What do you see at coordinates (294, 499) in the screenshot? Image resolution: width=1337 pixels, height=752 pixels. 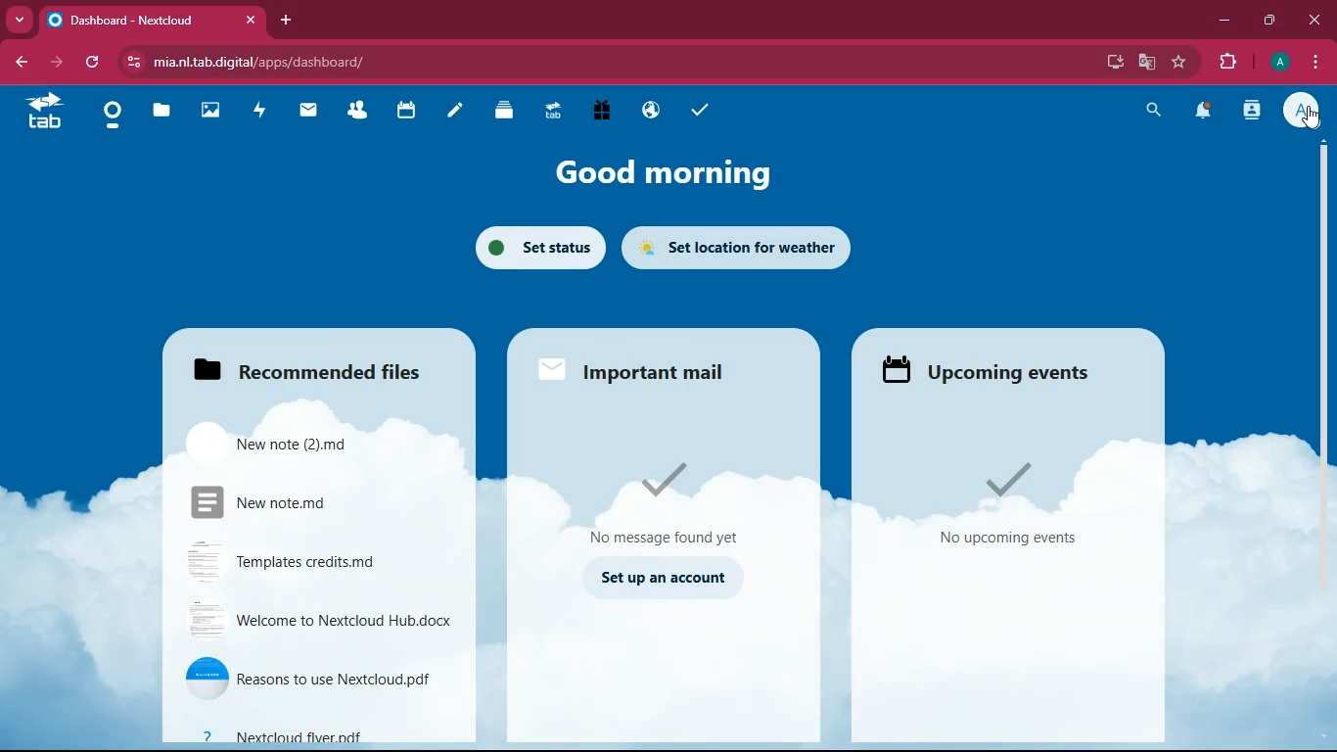 I see `file` at bounding box center [294, 499].